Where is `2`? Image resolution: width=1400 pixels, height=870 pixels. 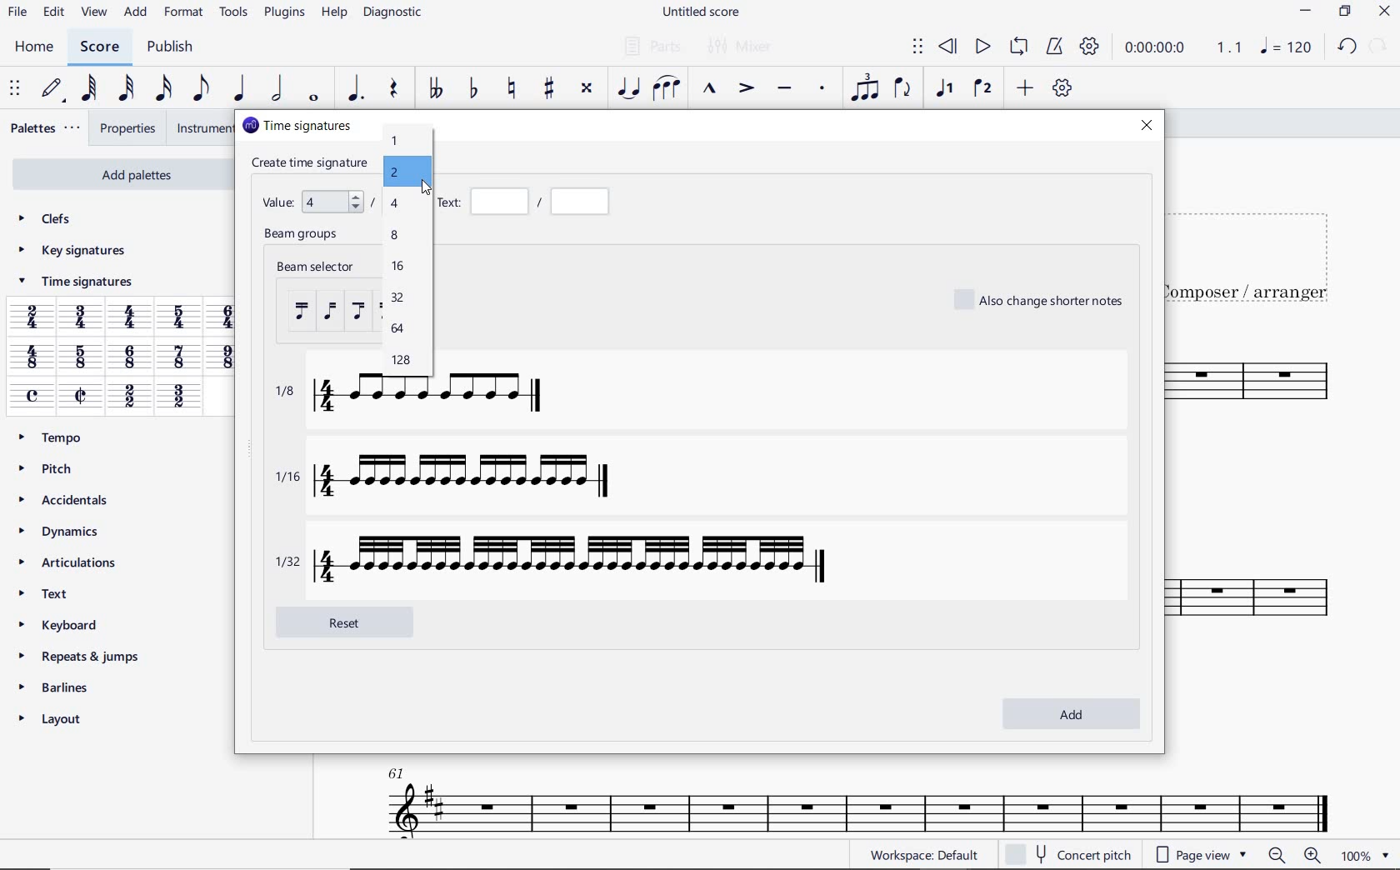
2 is located at coordinates (394, 173).